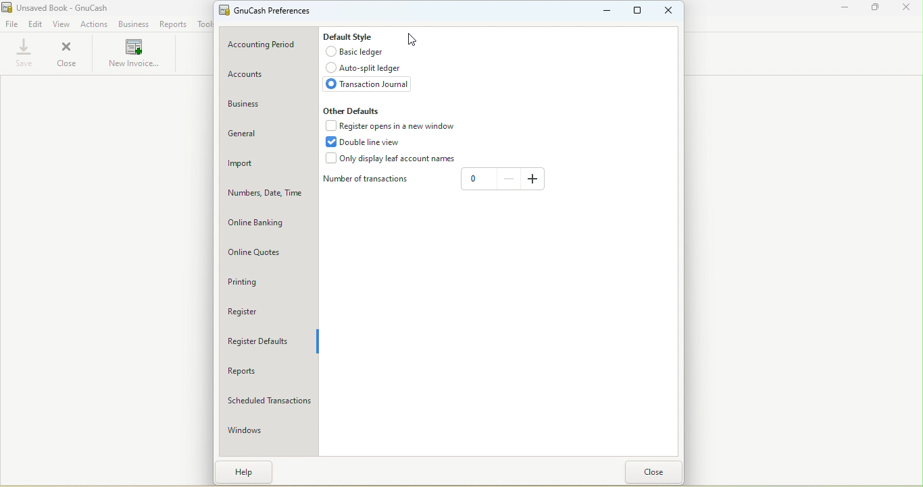 This screenshot has height=487, width=923. Describe the element at coordinates (268, 403) in the screenshot. I see `Scheduled transactions` at that location.